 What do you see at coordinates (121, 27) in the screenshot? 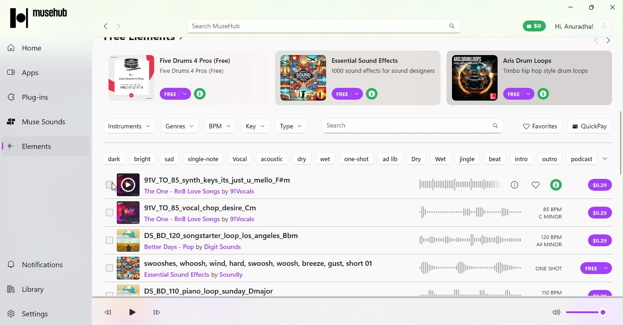
I see `Navigate forward` at bounding box center [121, 27].